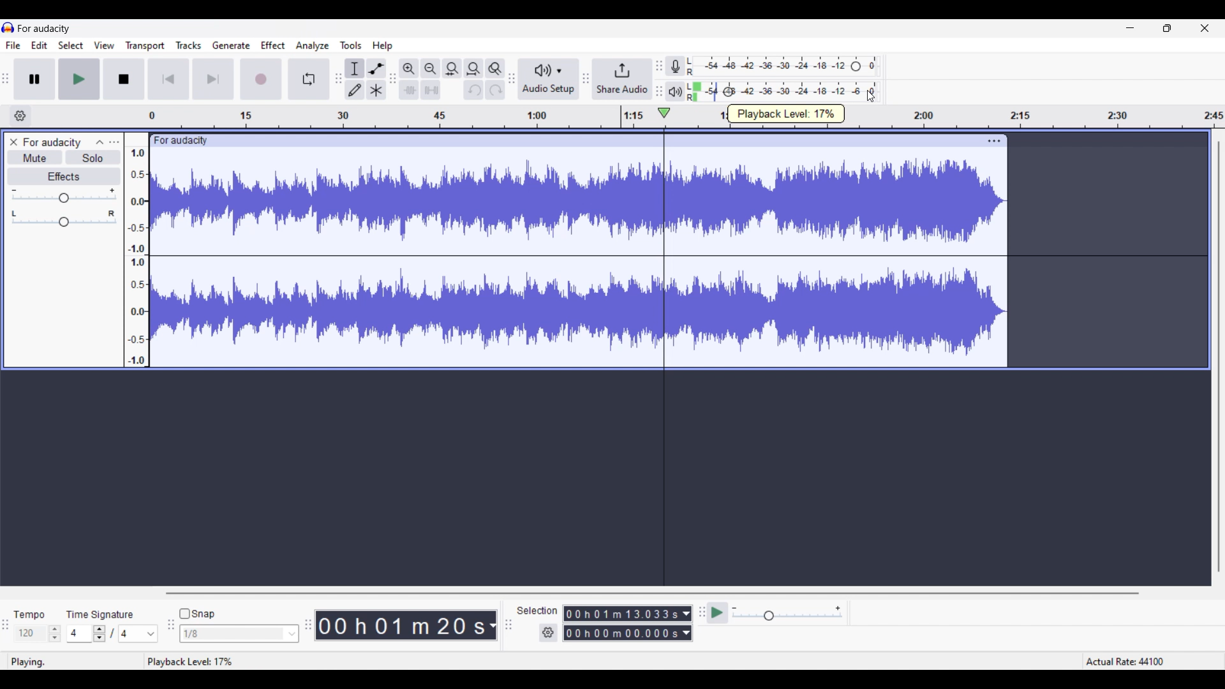  What do you see at coordinates (564, 139) in the screenshot?
I see `click to drag` at bounding box center [564, 139].